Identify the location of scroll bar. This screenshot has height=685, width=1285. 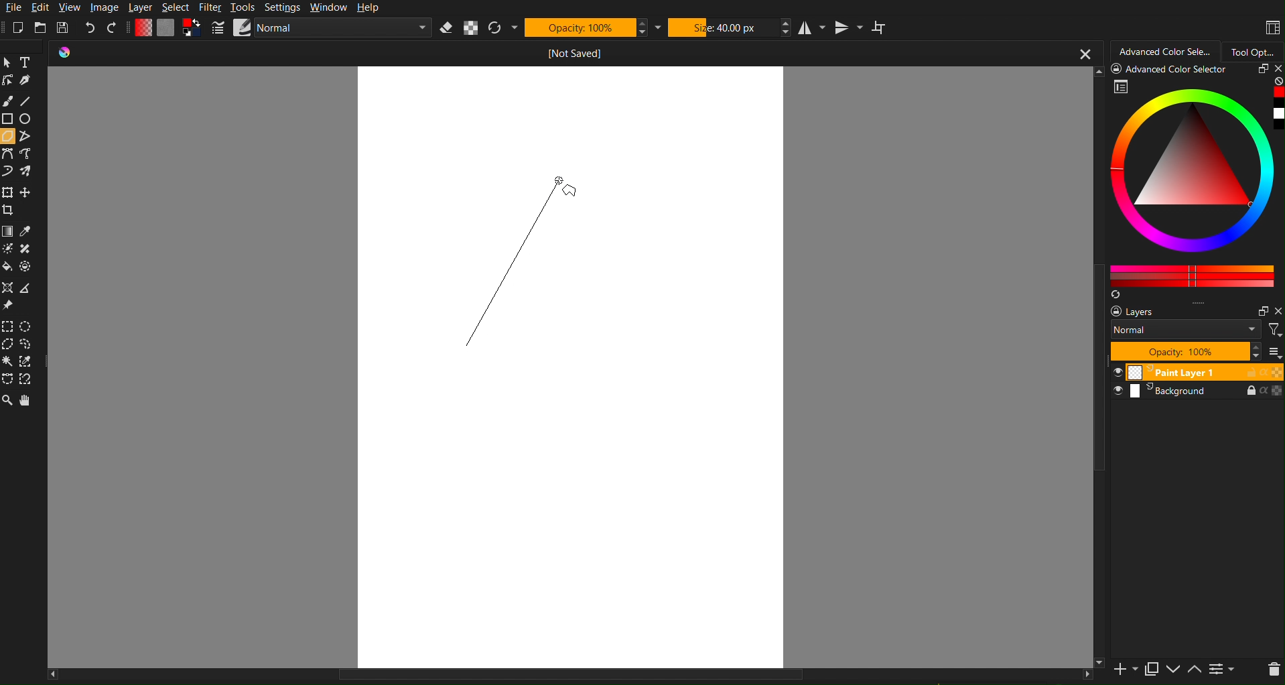
(1099, 367).